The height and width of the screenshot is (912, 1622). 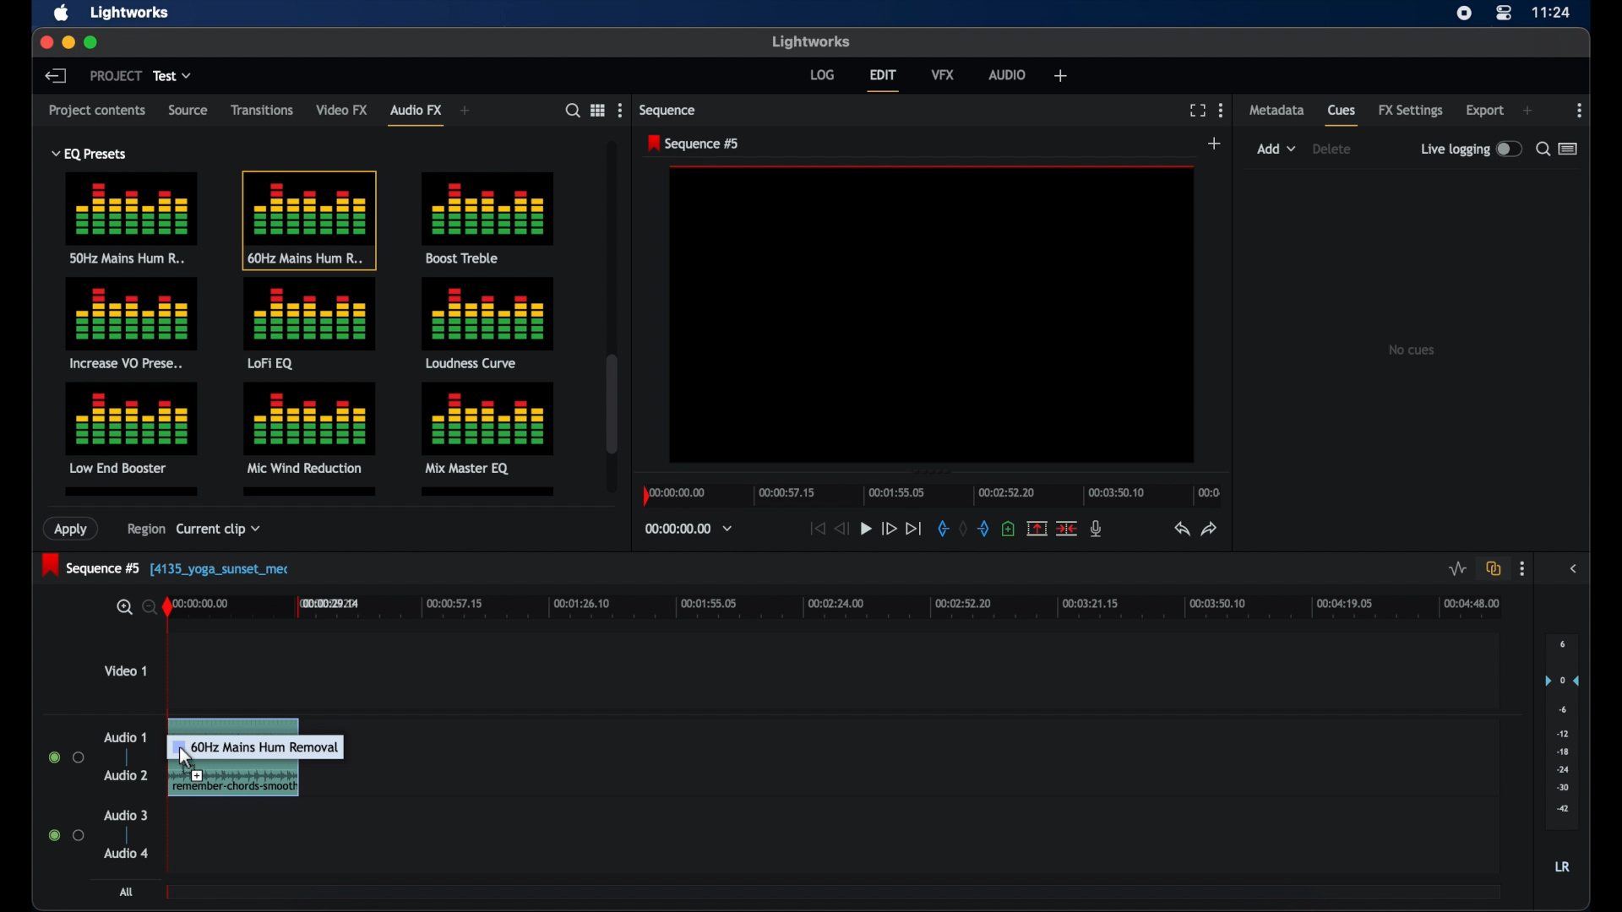 I want to click on add, so click(x=1276, y=149).